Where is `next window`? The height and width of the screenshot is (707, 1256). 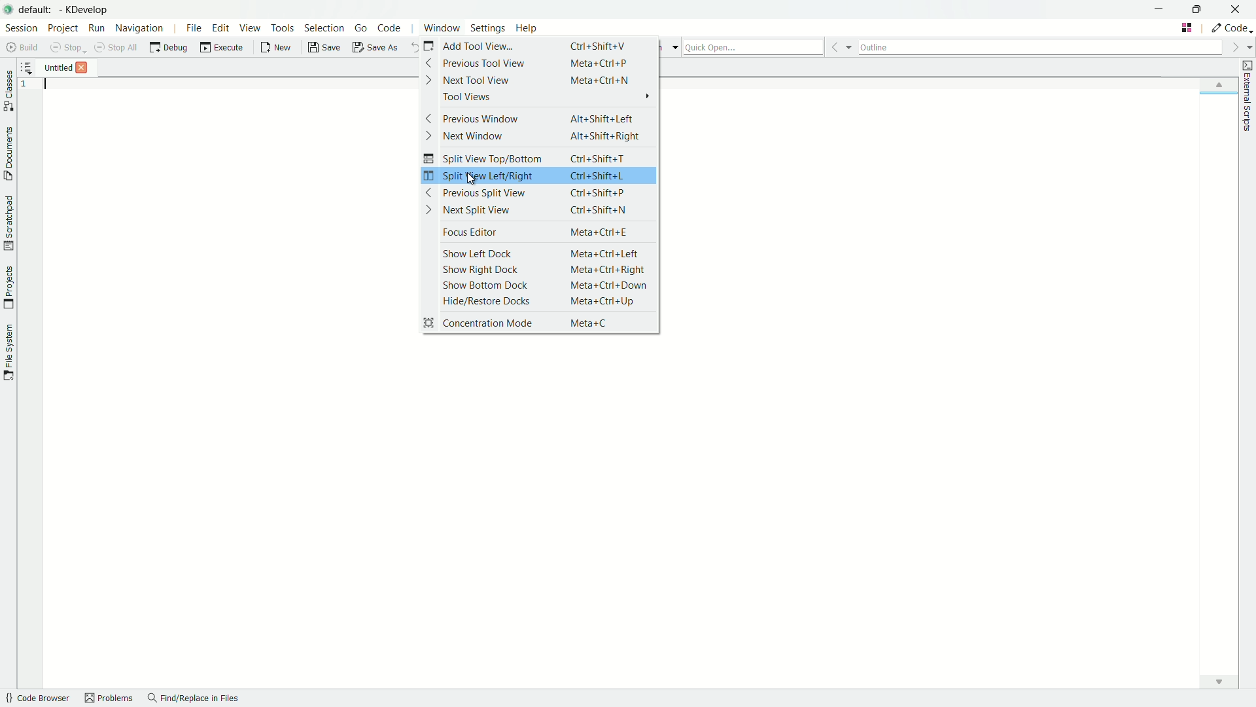 next window is located at coordinates (485, 134).